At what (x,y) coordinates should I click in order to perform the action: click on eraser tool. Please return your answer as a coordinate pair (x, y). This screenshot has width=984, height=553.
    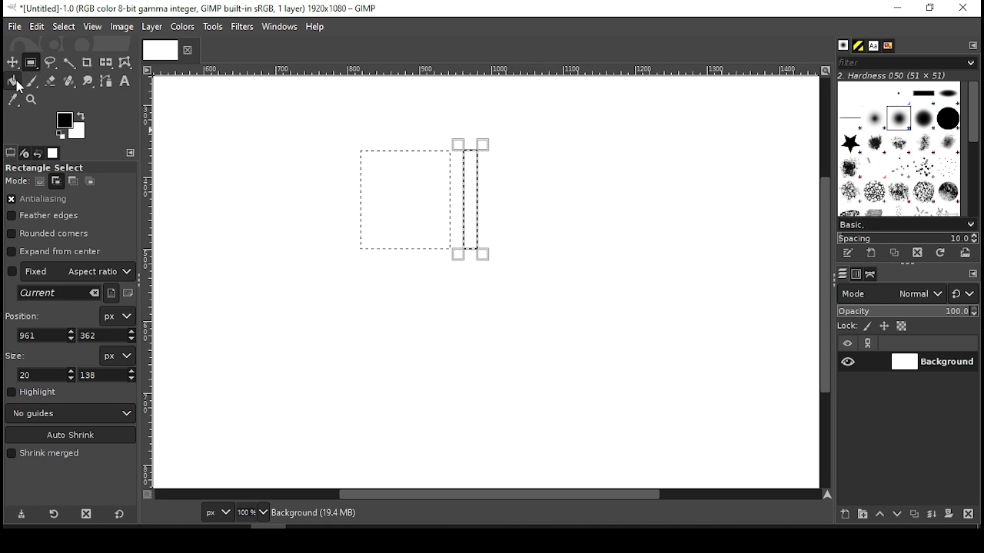
    Looking at the image, I should click on (50, 81).